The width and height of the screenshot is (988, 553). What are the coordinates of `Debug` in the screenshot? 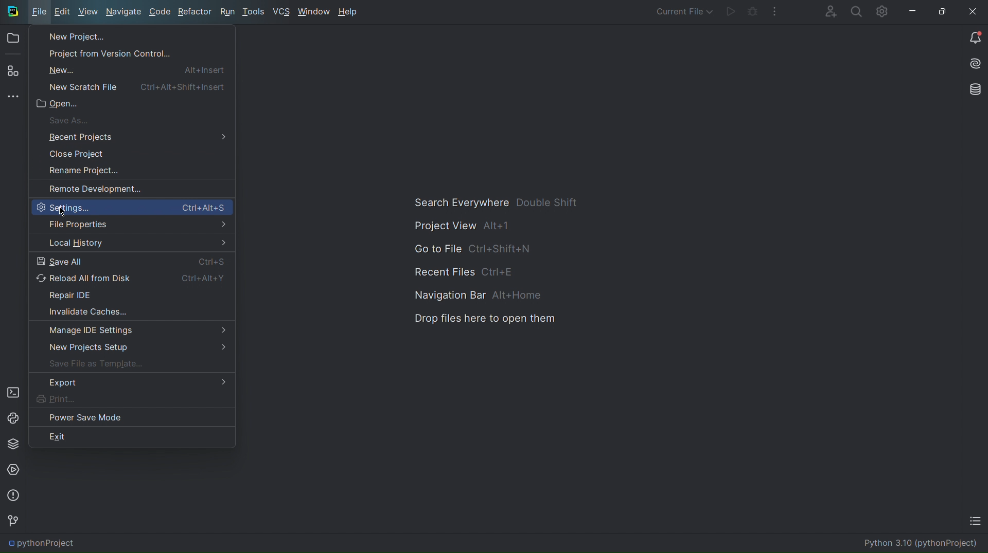 It's located at (751, 13).